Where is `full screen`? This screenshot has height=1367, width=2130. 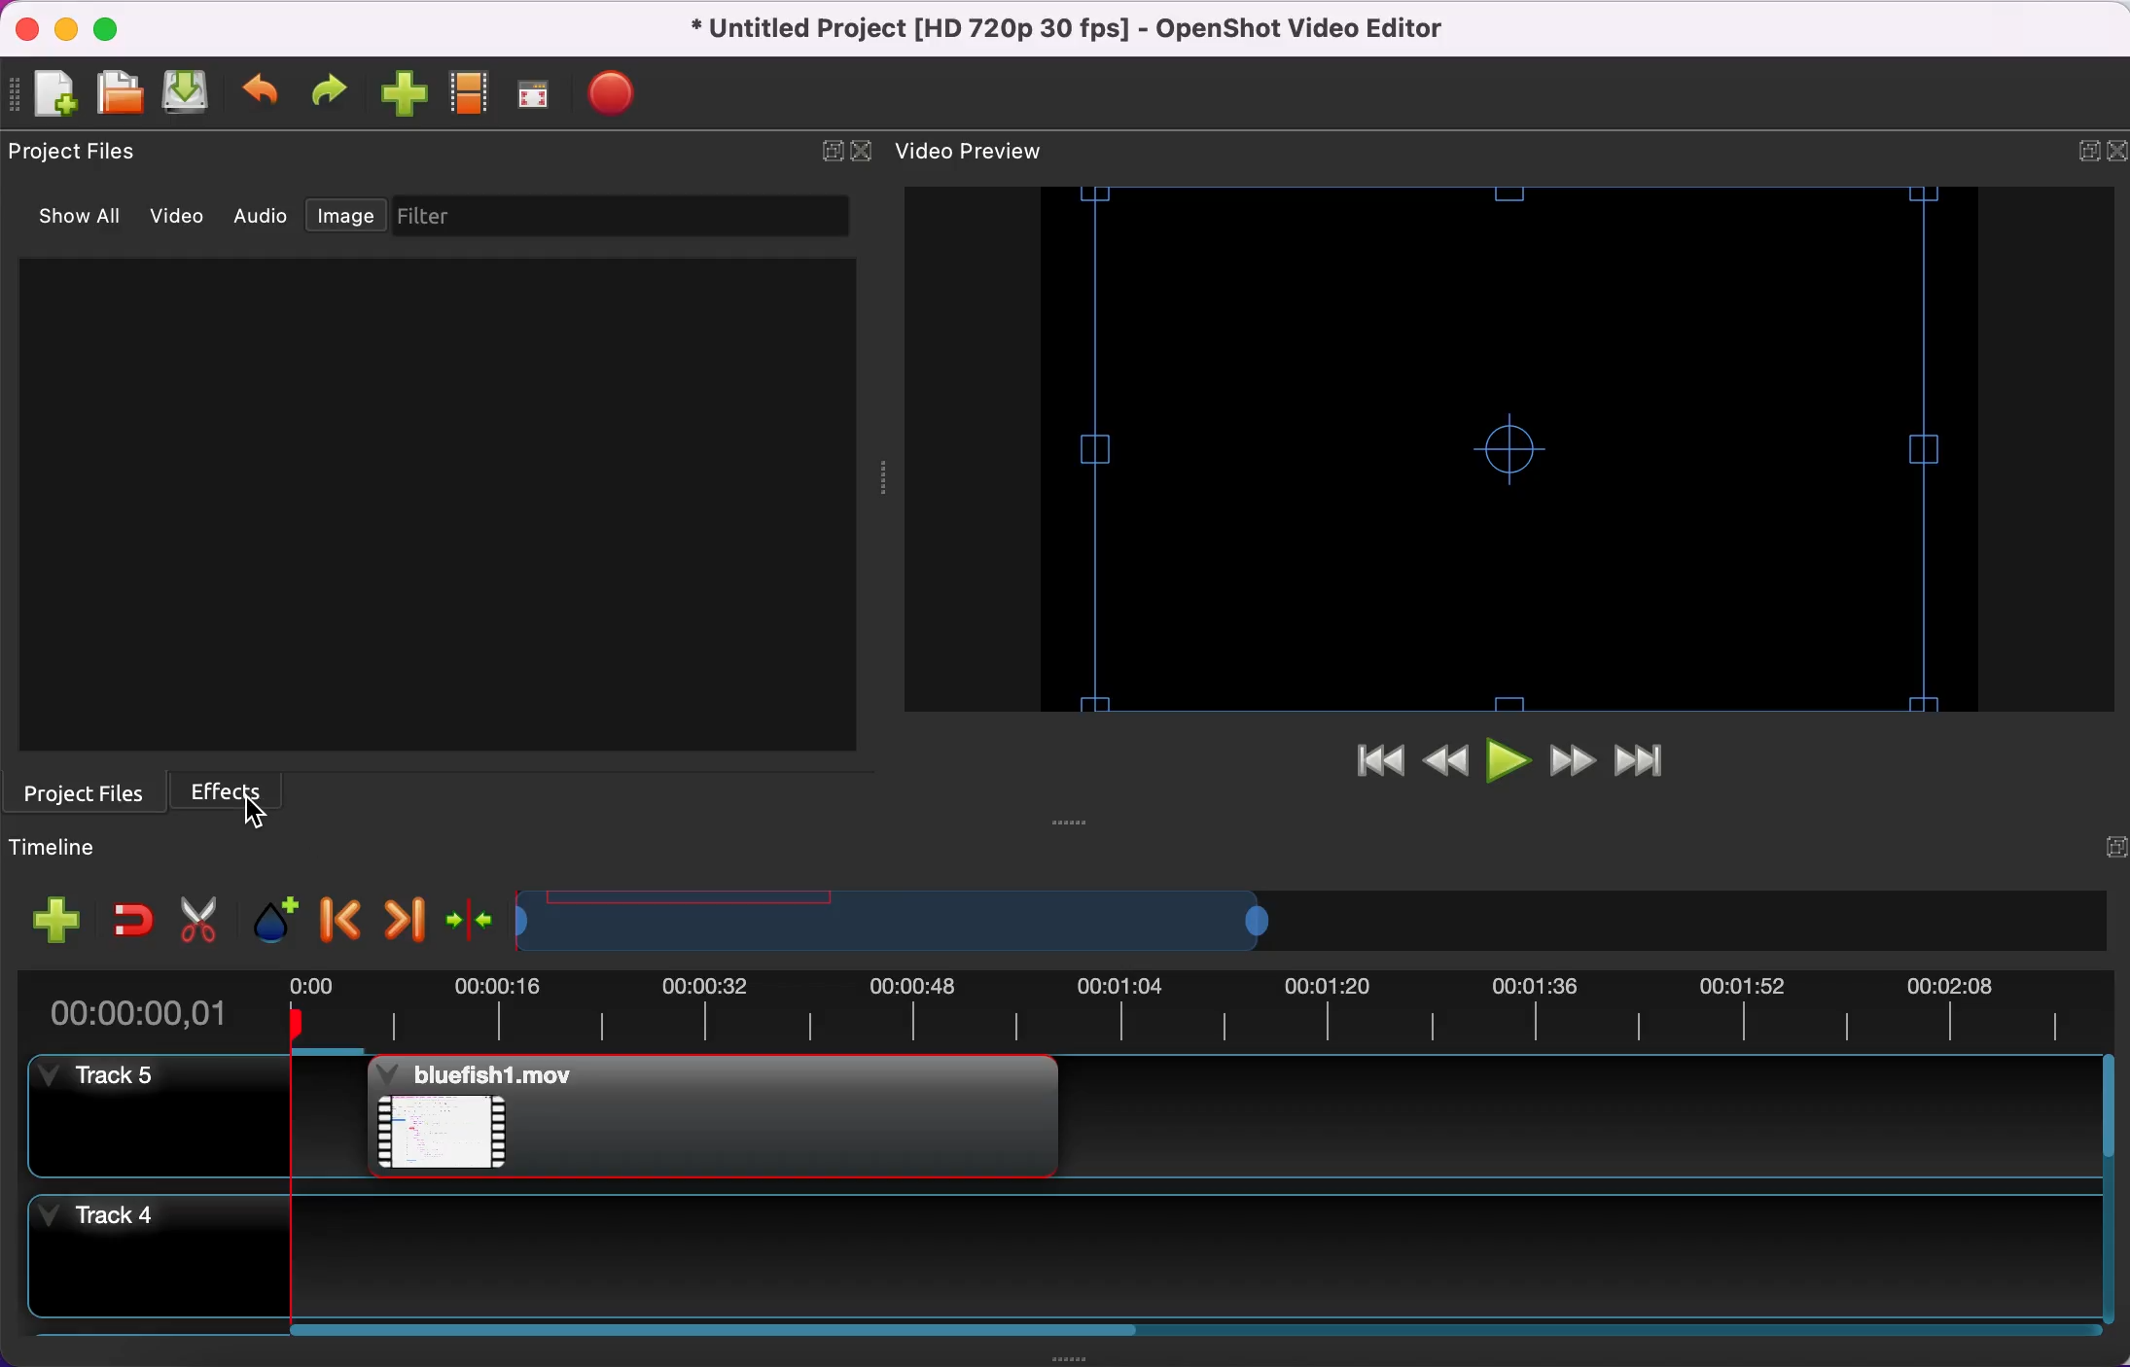
full screen is located at coordinates (535, 97).